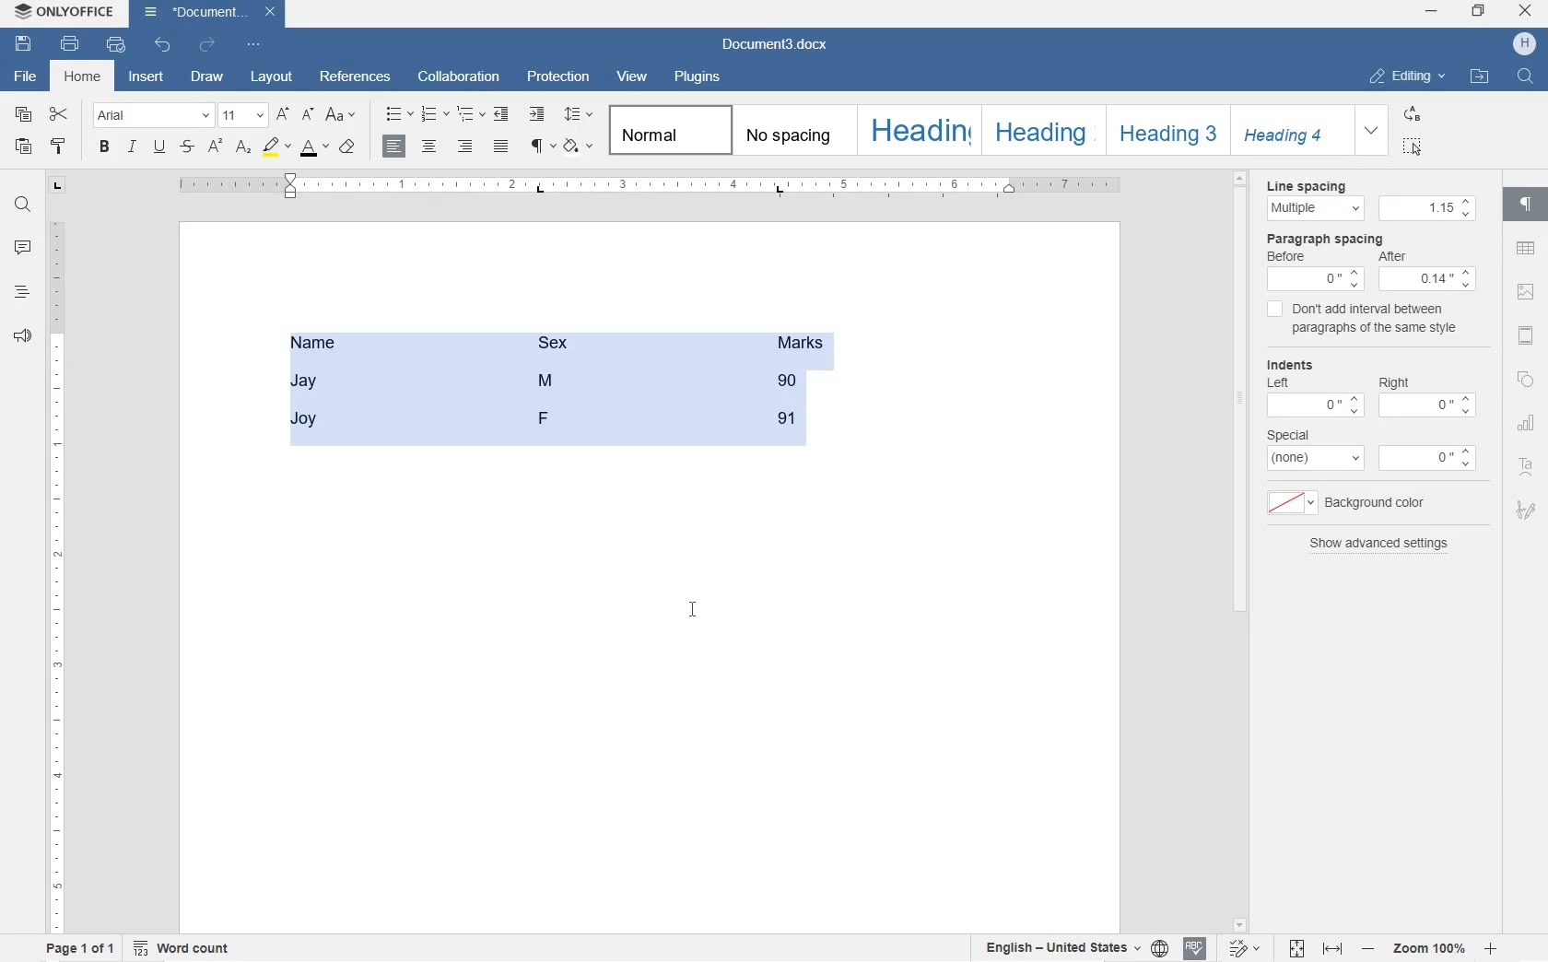 Image resolution: width=1548 pixels, height=962 pixels. What do you see at coordinates (1525, 77) in the screenshot?
I see `FIND` at bounding box center [1525, 77].